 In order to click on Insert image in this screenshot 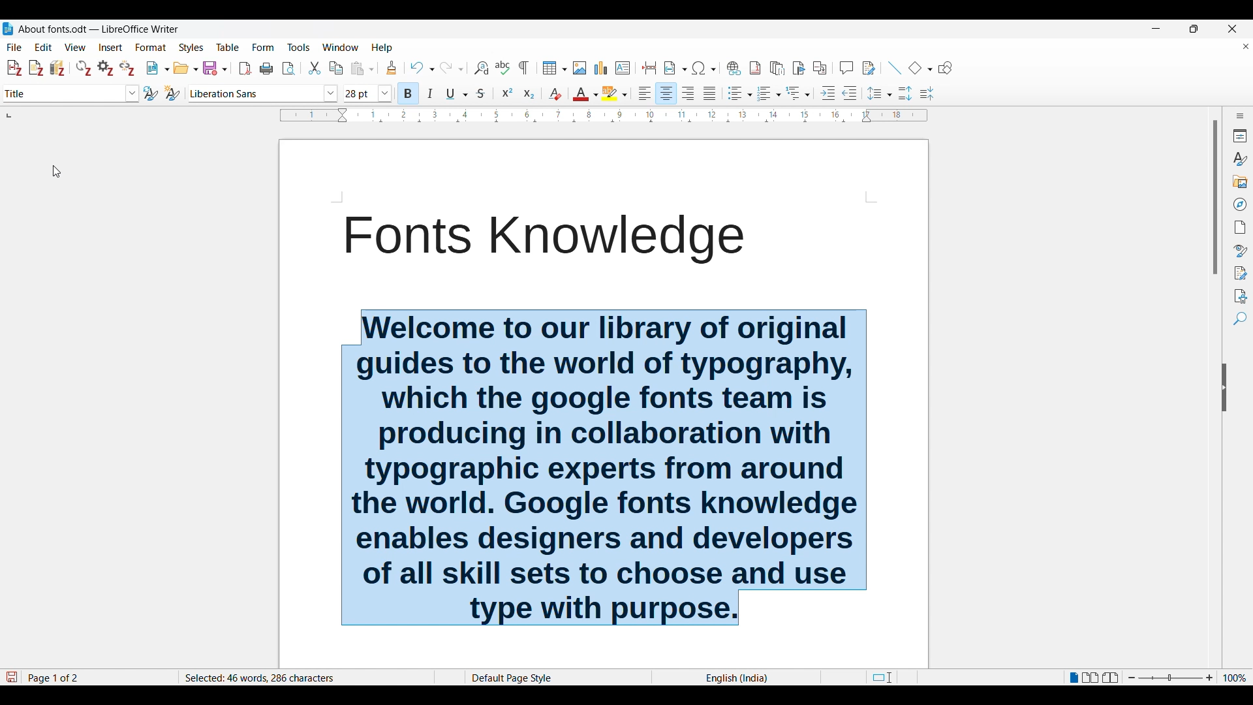, I will do `click(580, 68)`.